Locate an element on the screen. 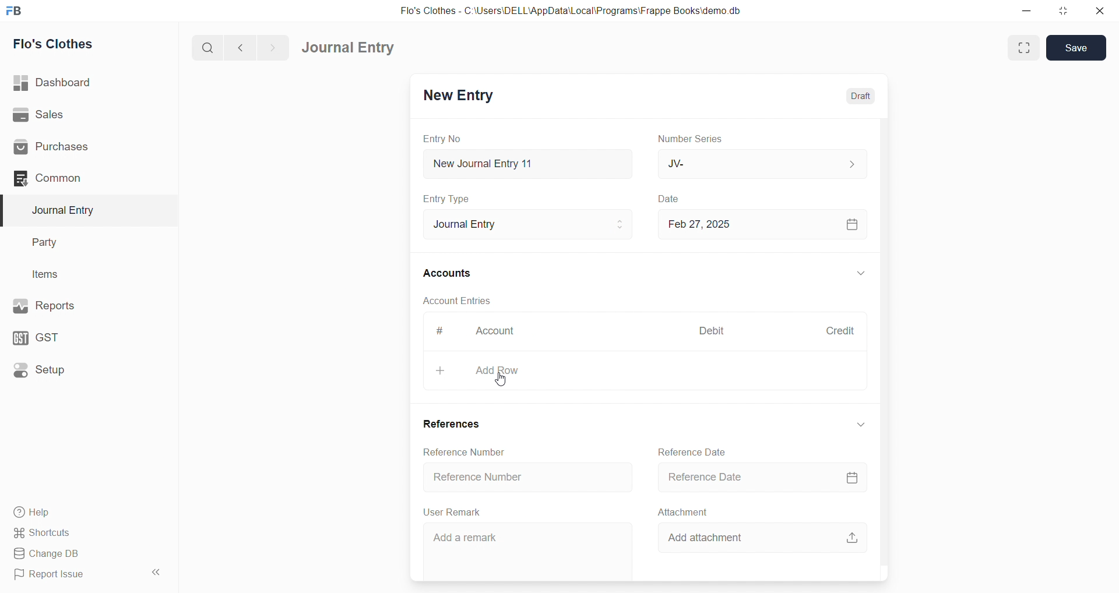 Image resolution: width=1119 pixels, height=593 pixels. resize is located at coordinates (1063, 10).